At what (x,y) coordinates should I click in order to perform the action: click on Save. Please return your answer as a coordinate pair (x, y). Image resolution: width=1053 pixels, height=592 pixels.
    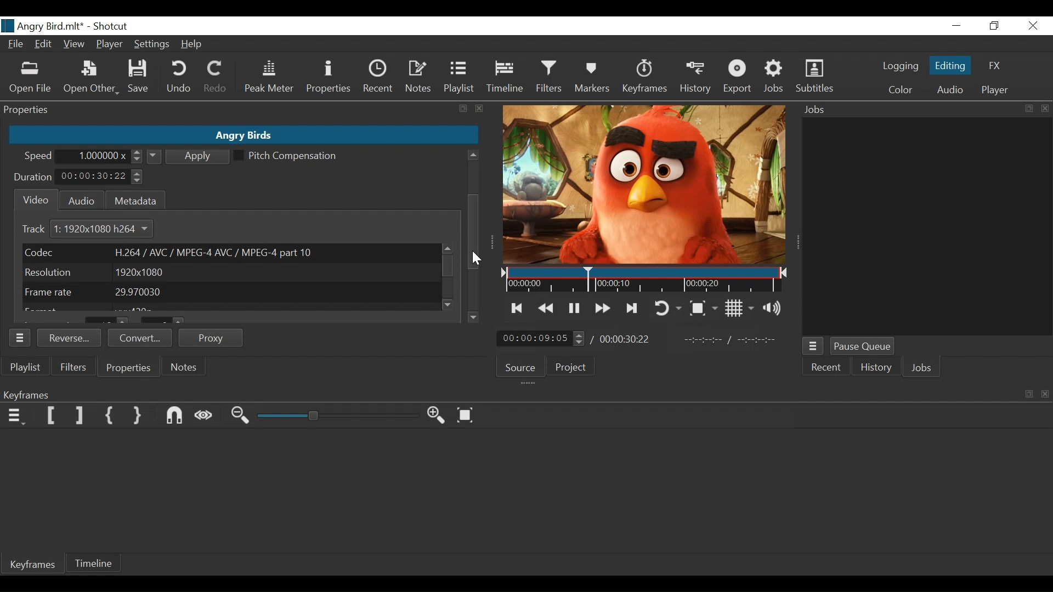
    Looking at the image, I should click on (139, 77).